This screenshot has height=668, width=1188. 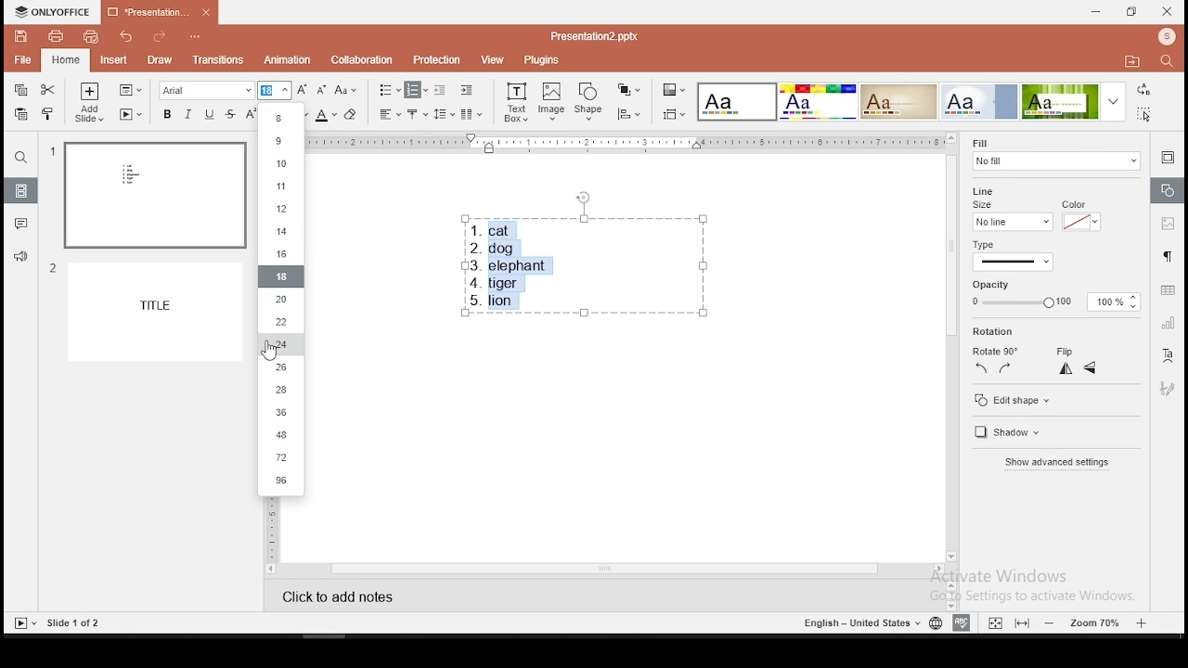 I want to click on numbered list, so click(x=417, y=89).